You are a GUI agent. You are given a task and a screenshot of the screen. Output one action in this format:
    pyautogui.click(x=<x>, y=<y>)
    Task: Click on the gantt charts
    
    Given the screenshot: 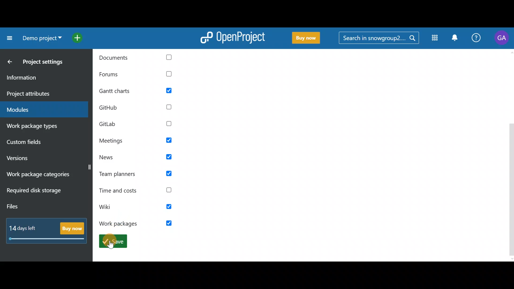 What is the action you would take?
    pyautogui.click(x=140, y=91)
    